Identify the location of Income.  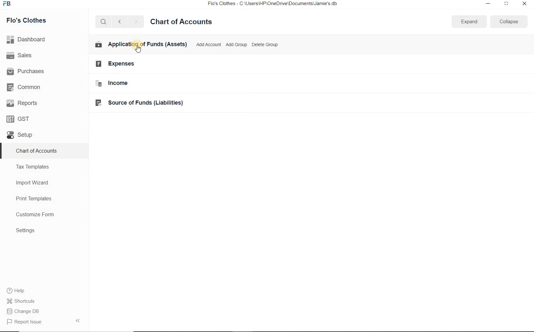
(119, 83).